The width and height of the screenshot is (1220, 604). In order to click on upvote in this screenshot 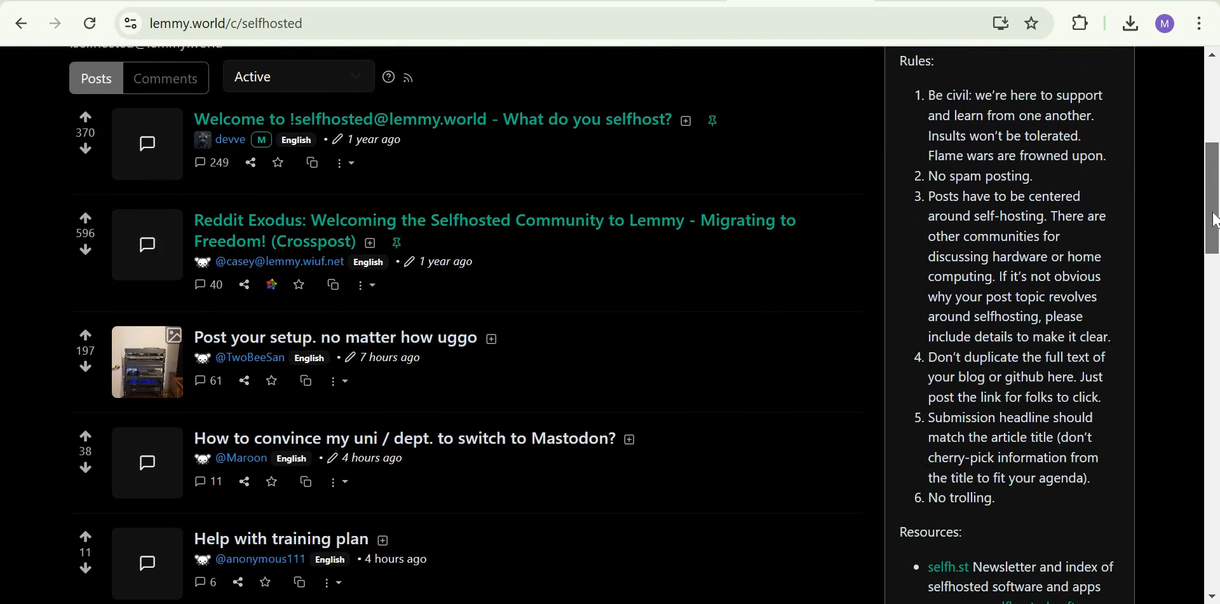, I will do `click(86, 536)`.